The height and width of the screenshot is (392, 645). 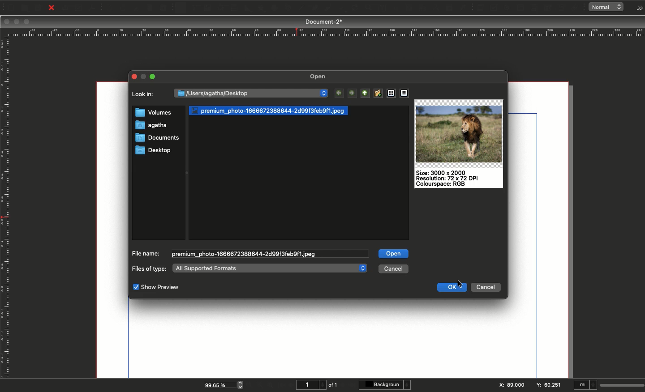 What do you see at coordinates (217, 384) in the screenshot?
I see `99.65 %` at bounding box center [217, 384].